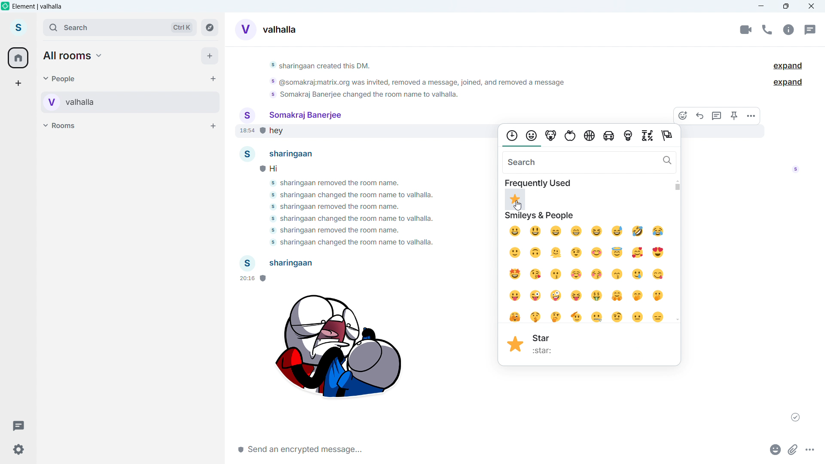  Describe the element at coordinates (284, 168) in the screenshot. I see `hi message from sharingaan` at that location.